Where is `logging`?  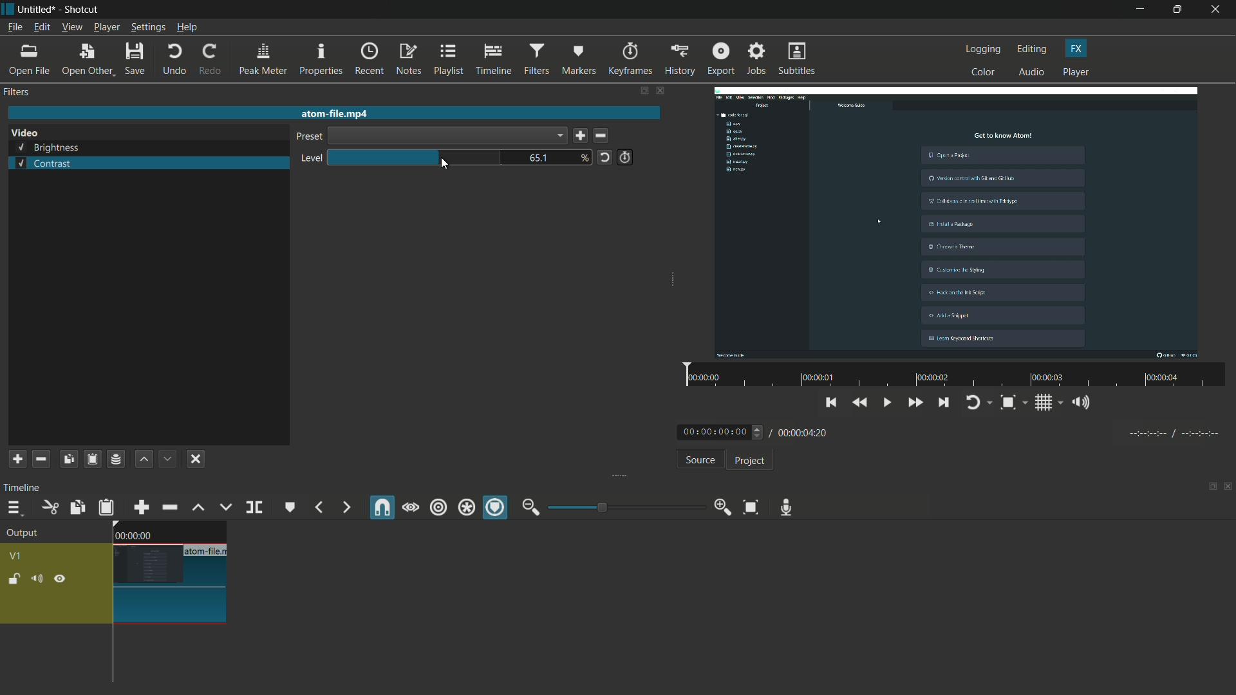
logging is located at coordinates (984, 49).